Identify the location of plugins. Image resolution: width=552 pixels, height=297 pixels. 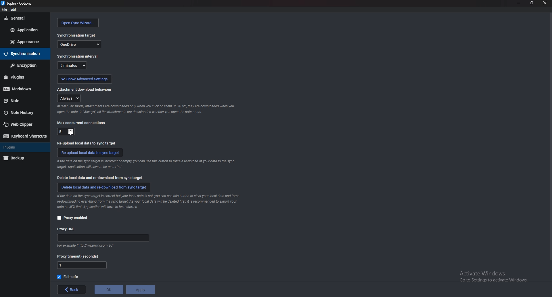
(22, 78).